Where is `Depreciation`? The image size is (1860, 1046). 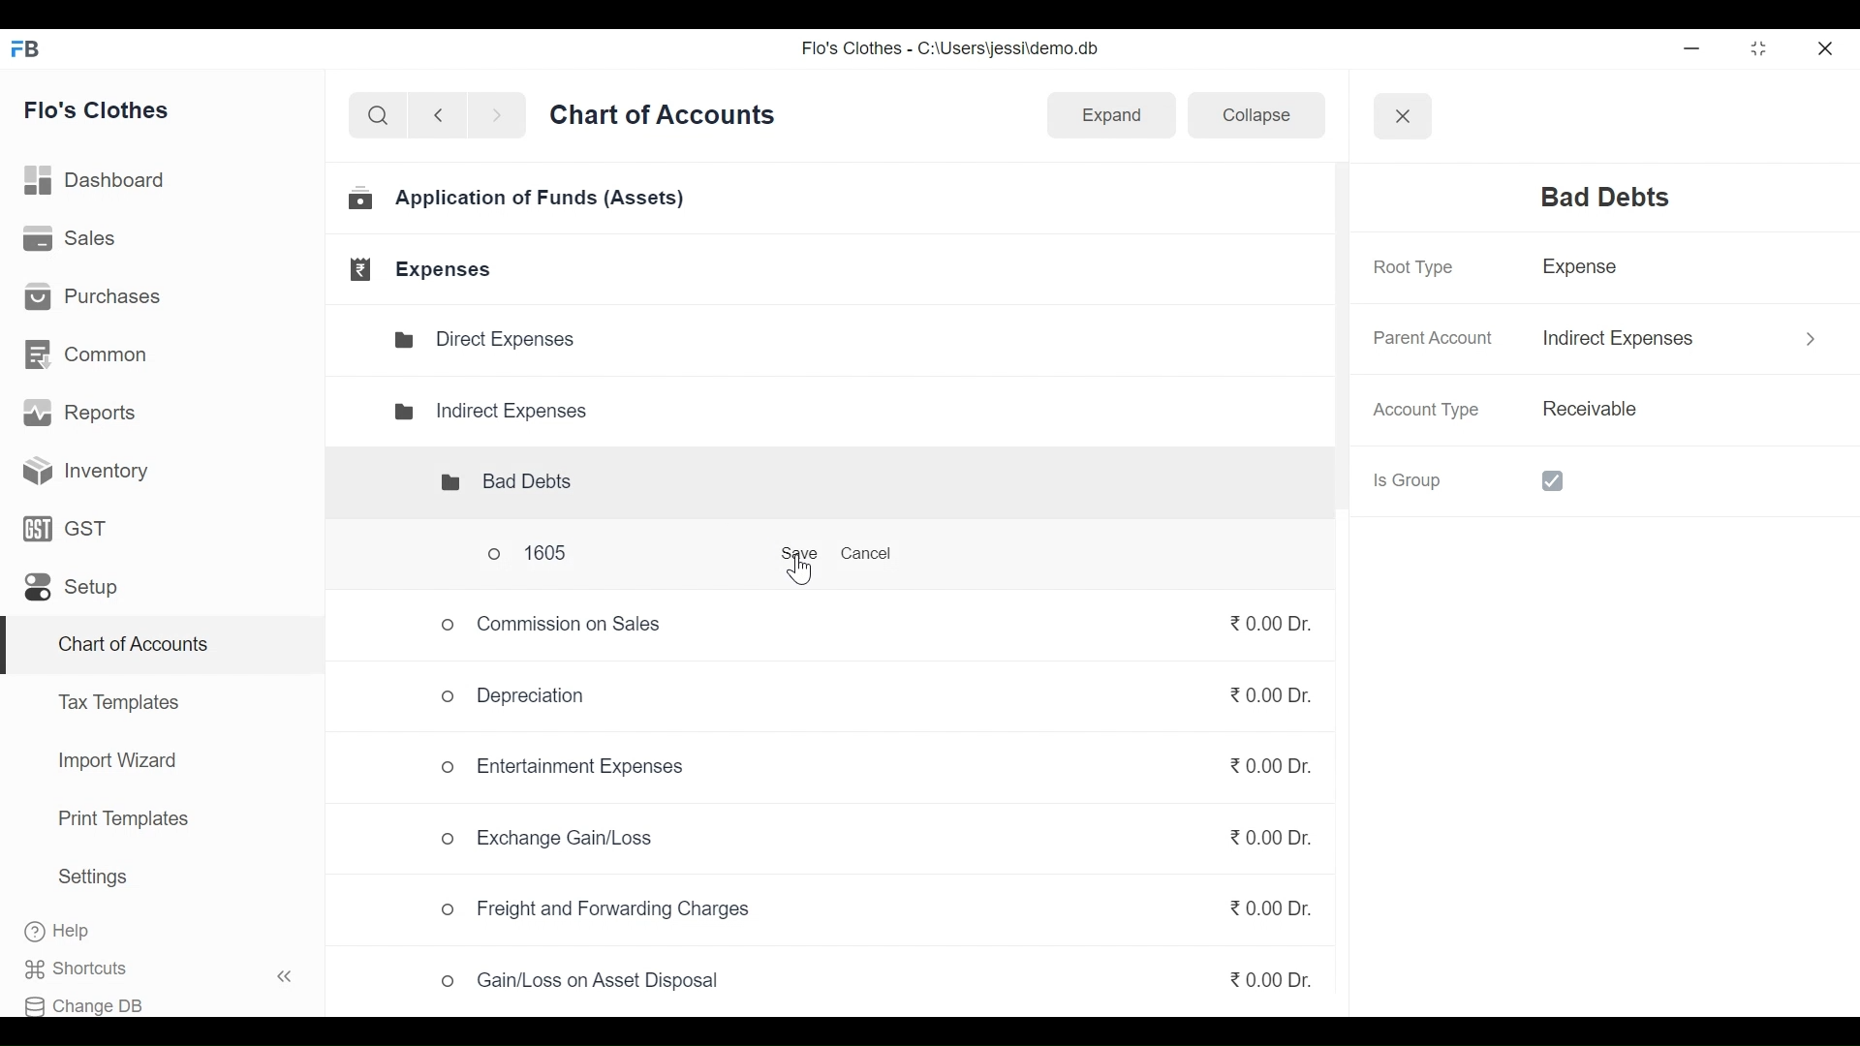
Depreciation is located at coordinates (505, 695).